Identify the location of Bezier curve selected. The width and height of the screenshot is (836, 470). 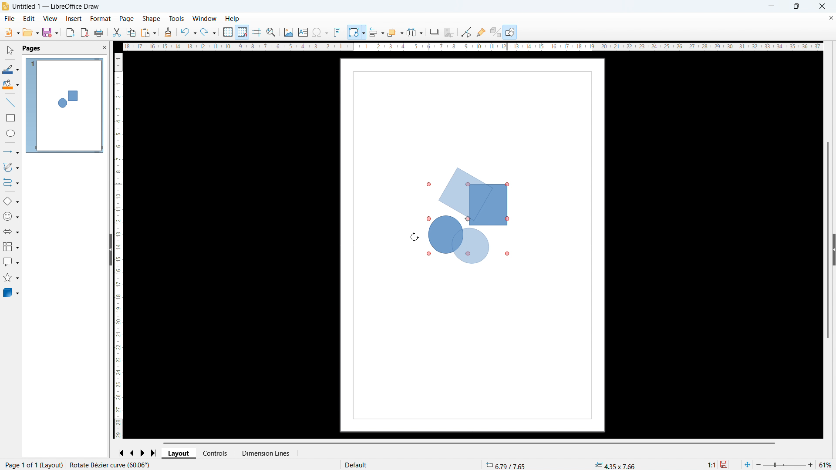
(107, 465).